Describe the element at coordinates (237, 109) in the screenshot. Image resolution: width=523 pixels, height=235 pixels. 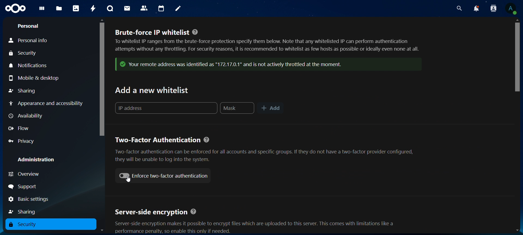
I see `mask` at that location.